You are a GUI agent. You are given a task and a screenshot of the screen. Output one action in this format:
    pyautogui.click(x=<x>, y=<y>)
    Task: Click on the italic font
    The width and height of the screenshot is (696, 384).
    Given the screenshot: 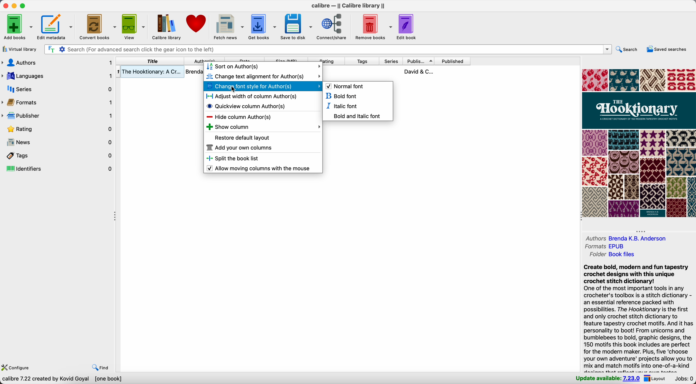 What is the action you would take?
    pyautogui.click(x=342, y=106)
    